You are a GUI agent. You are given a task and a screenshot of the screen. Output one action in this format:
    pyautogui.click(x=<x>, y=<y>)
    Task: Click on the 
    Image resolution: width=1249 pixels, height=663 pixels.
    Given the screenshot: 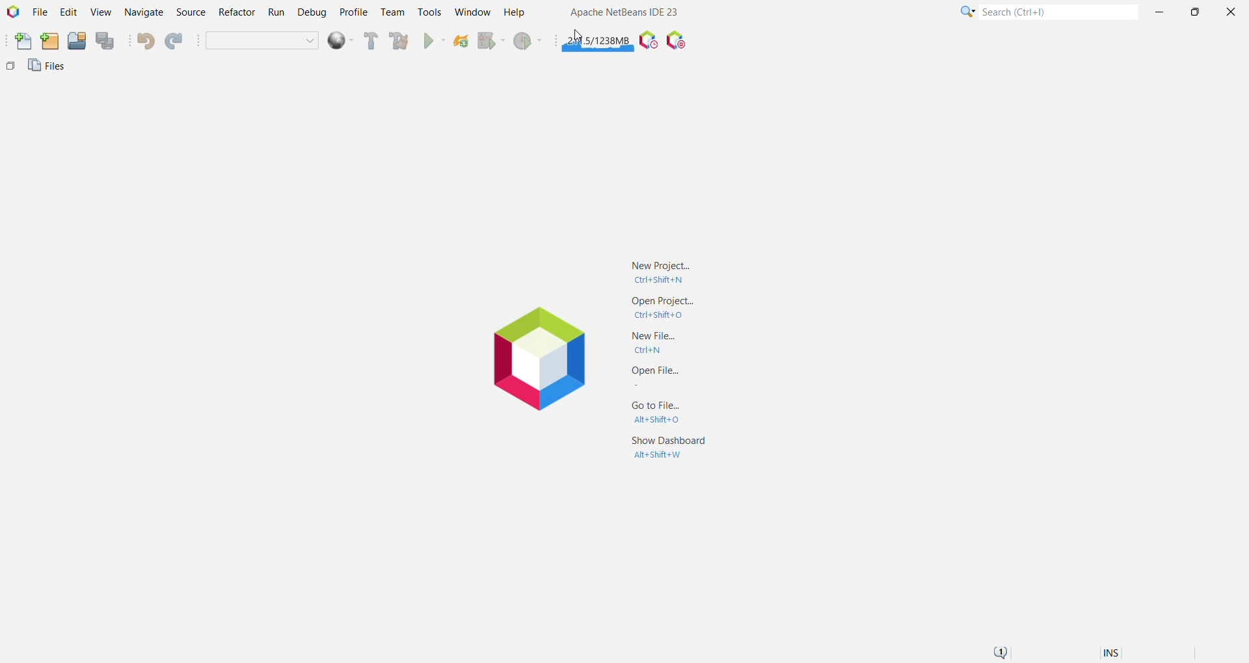 What is the action you would take?
    pyautogui.click(x=10, y=69)
    